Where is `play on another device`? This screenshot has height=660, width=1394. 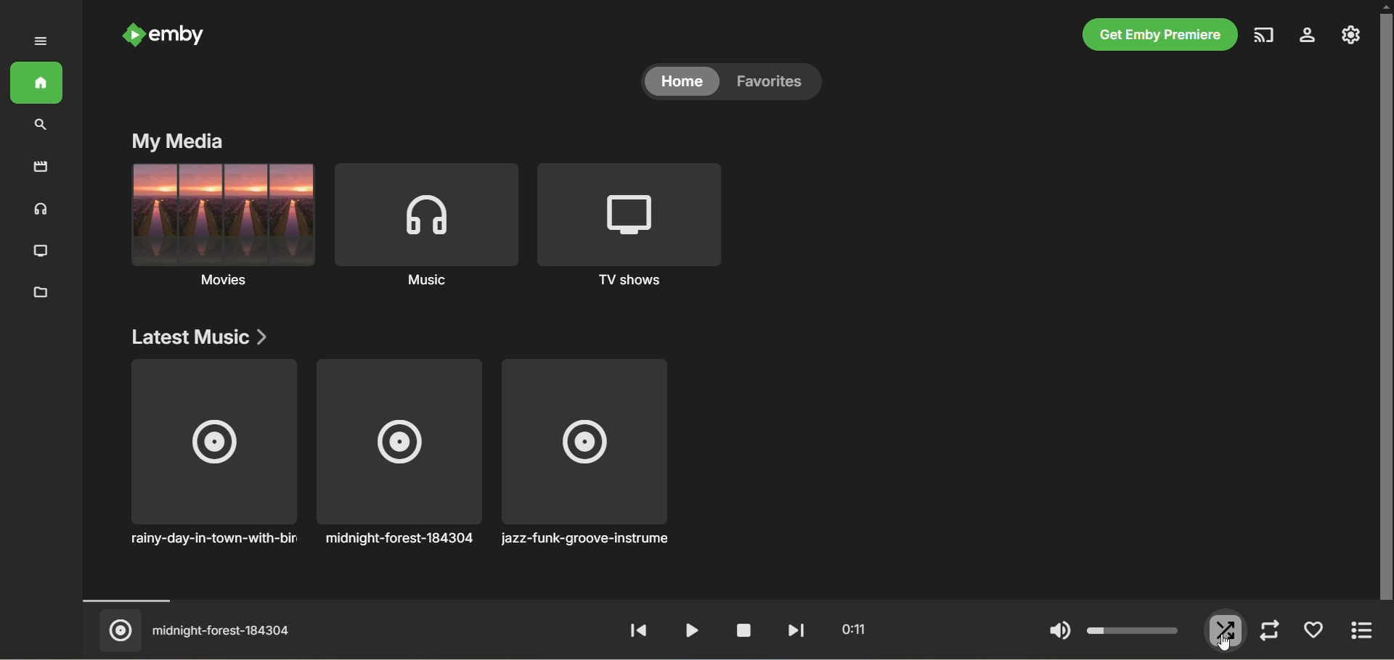
play on another device is located at coordinates (1265, 36).